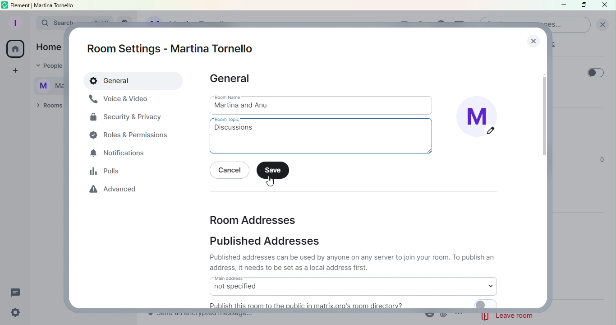  What do you see at coordinates (322, 105) in the screenshot?
I see `Room name` at bounding box center [322, 105].